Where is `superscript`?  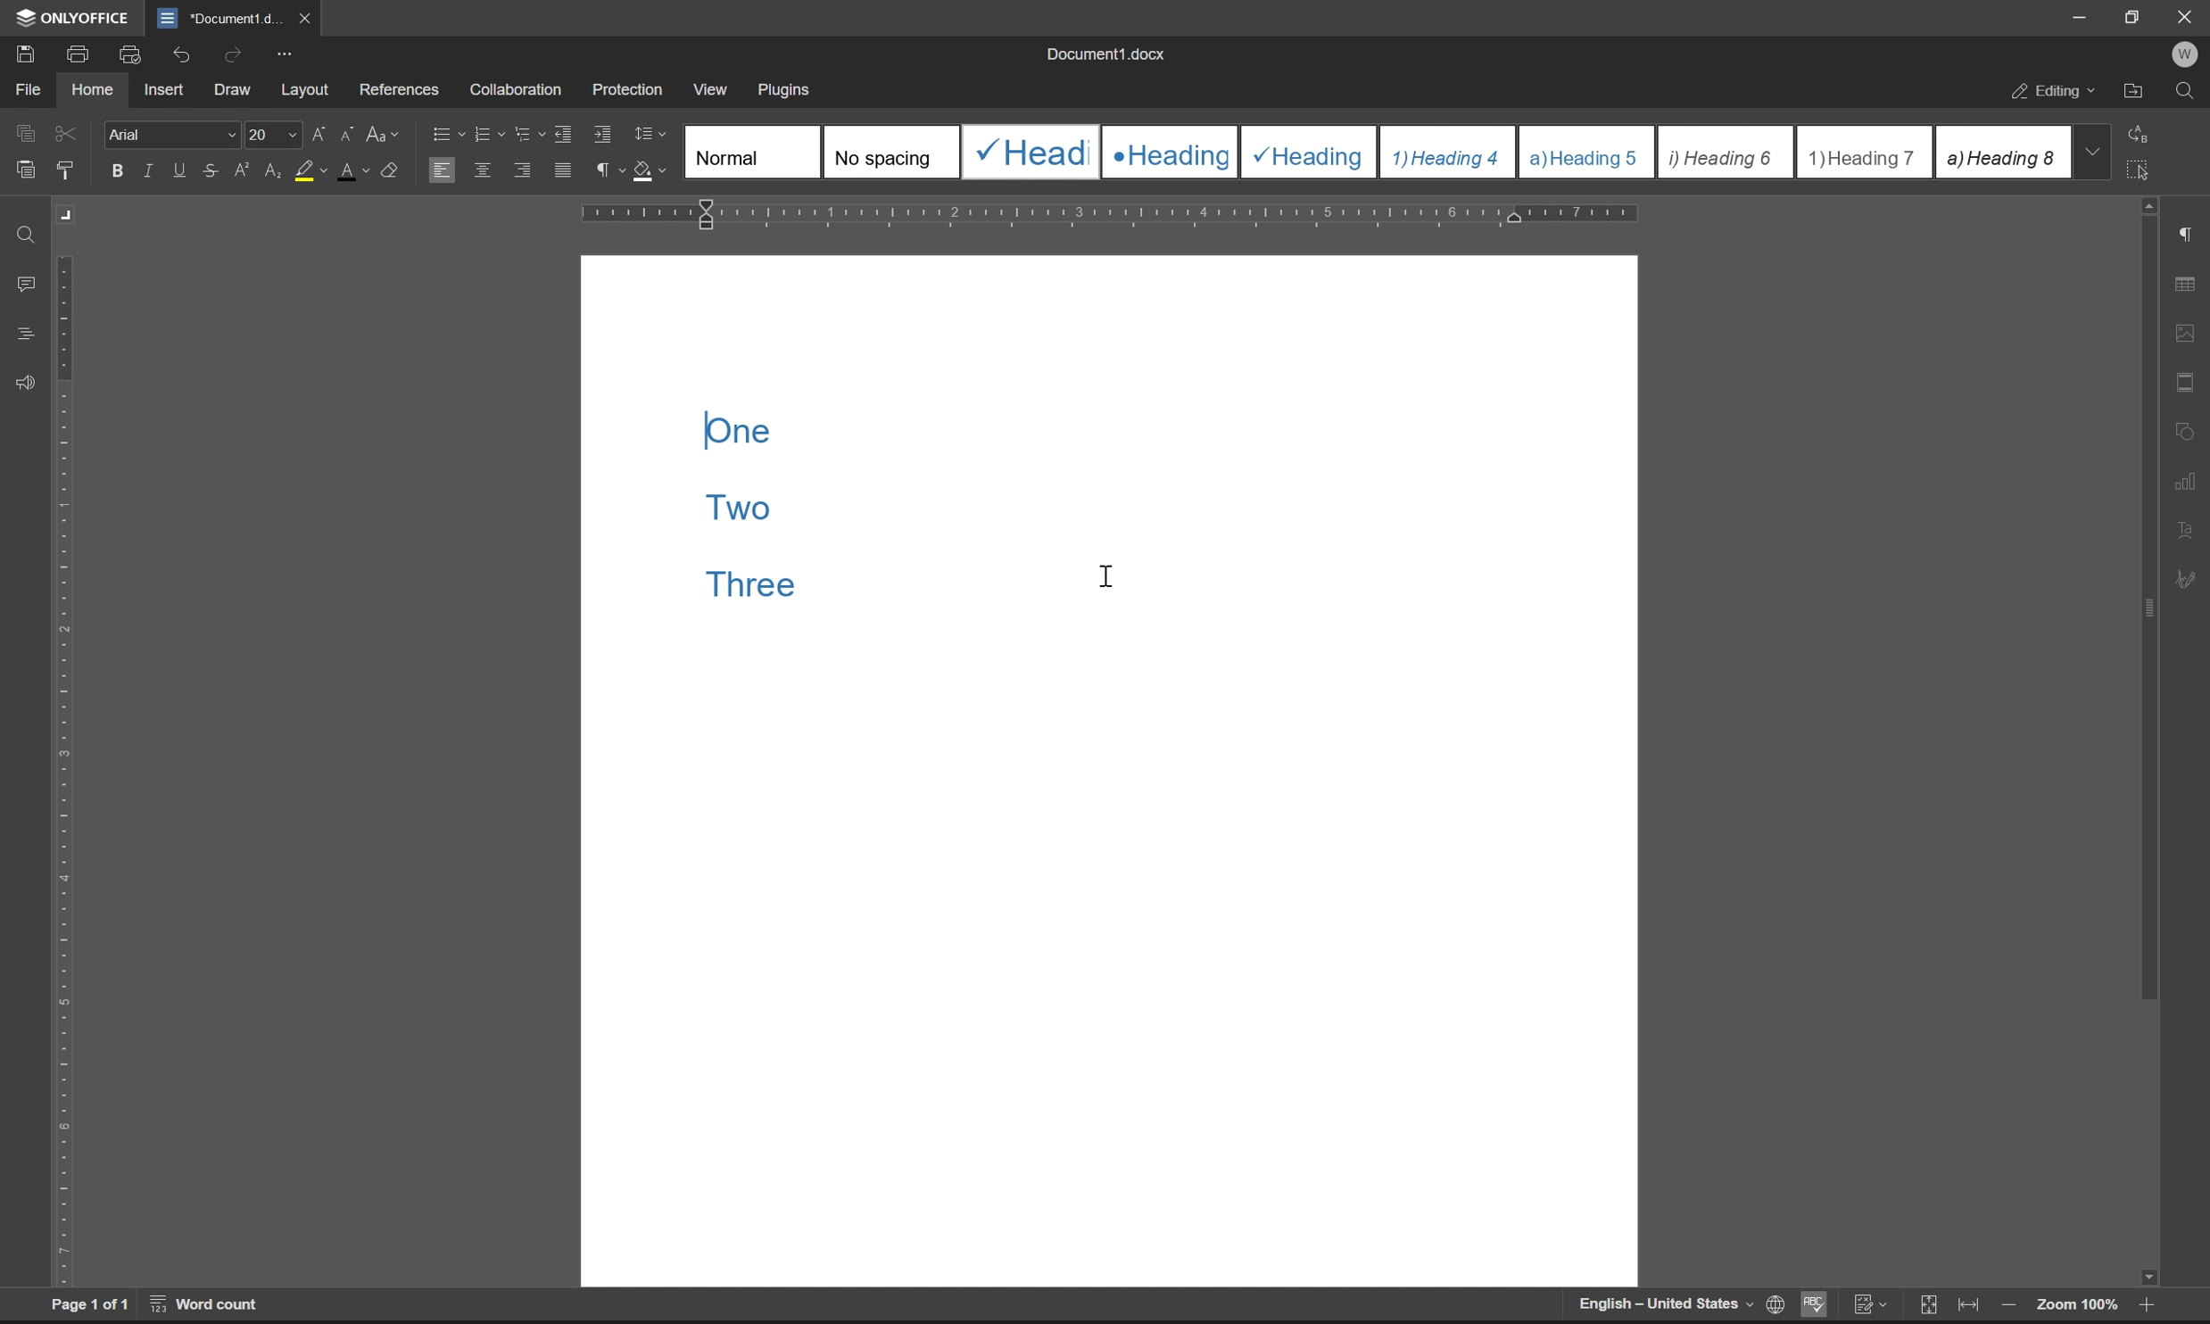
superscript is located at coordinates (244, 170).